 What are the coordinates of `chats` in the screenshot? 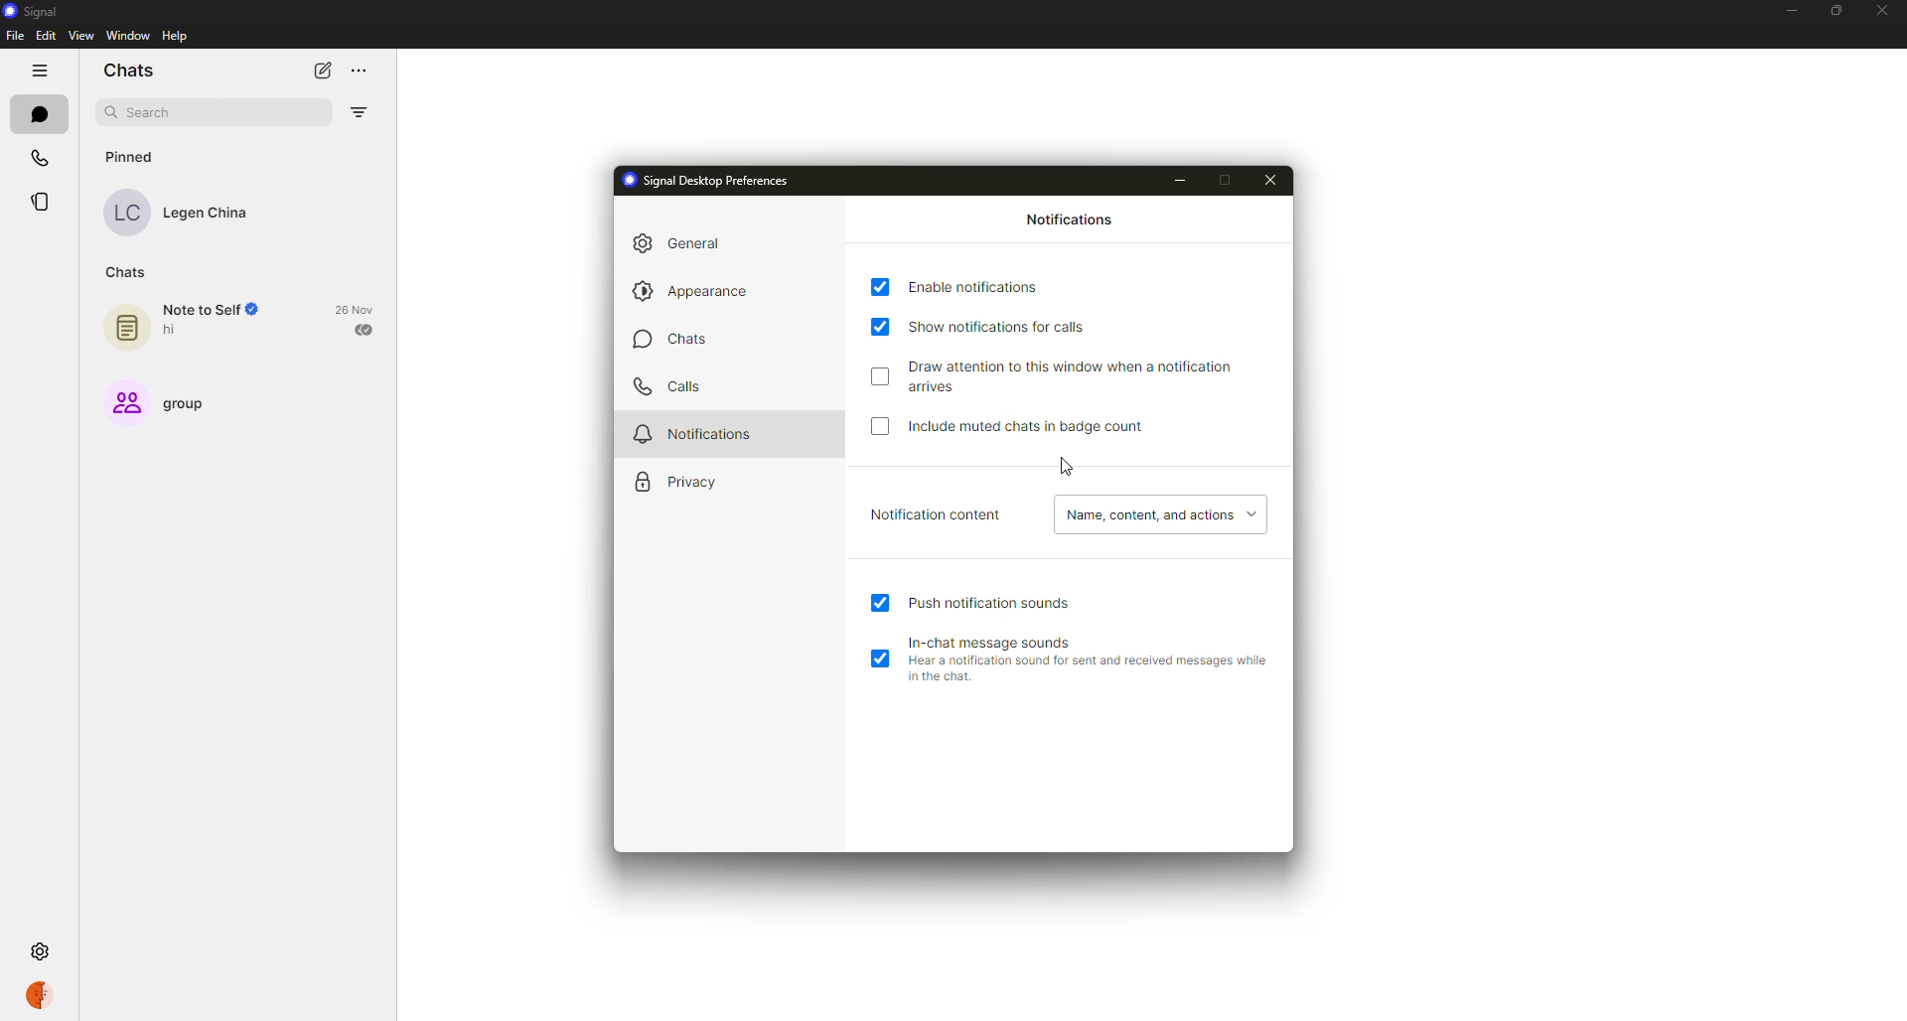 It's located at (129, 271).